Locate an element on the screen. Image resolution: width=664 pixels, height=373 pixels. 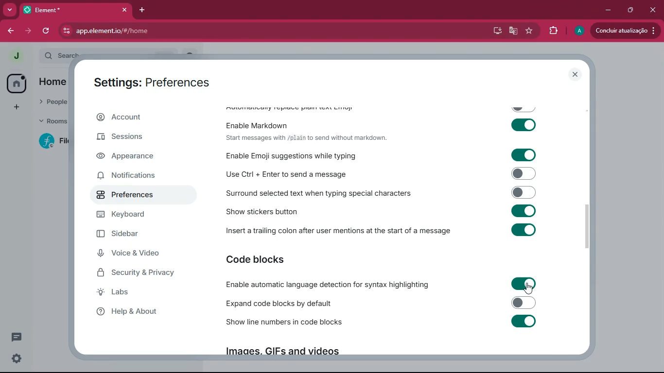
preferences is located at coordinates (139, 195).